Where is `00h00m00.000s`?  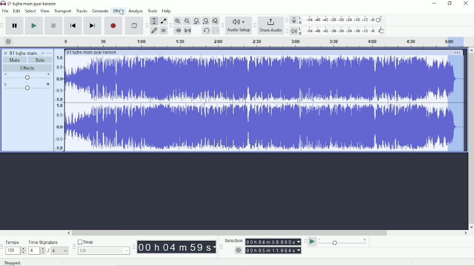
00h00m00.000s is located at coordinates (273, 250).